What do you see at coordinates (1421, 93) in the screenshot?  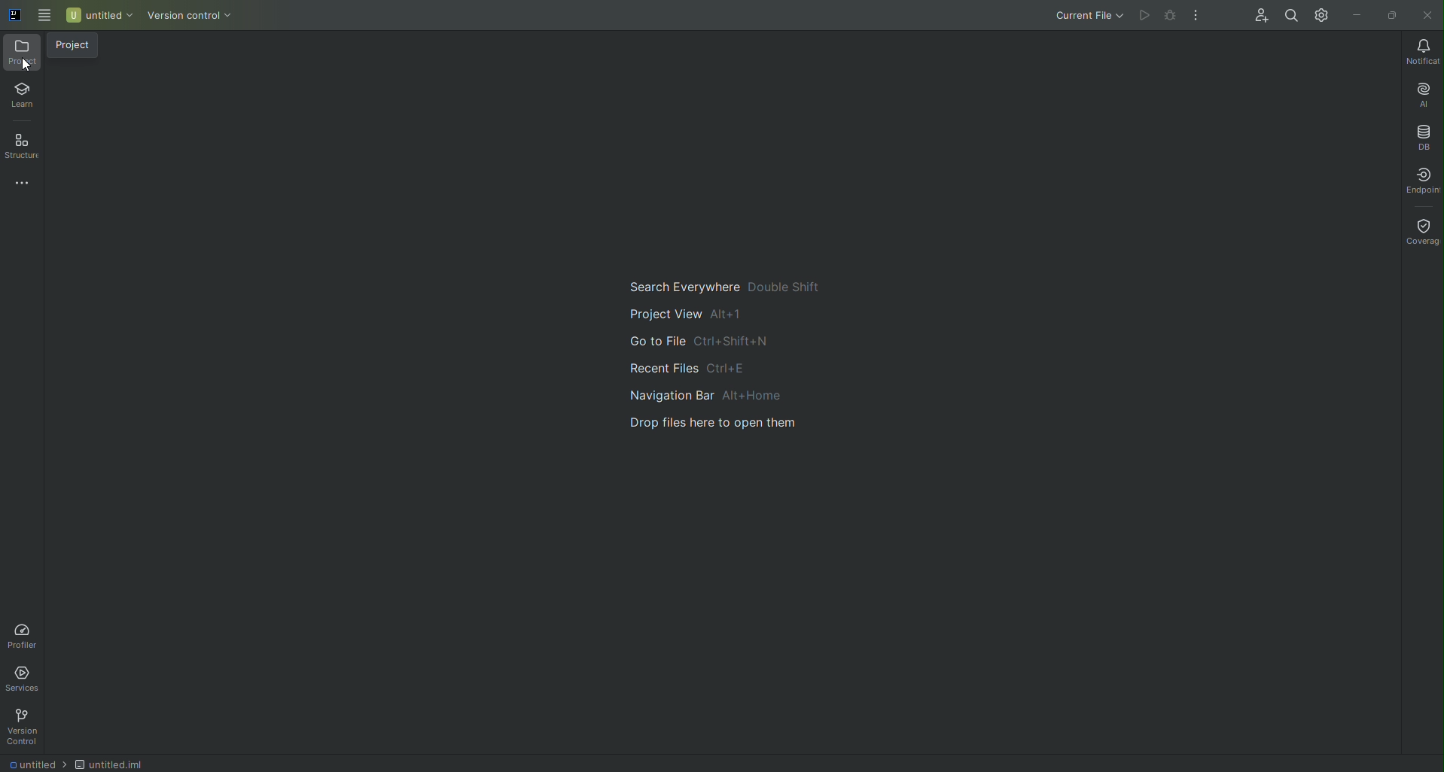 I see `AI Assistant` at bounding box center [1421, 93].